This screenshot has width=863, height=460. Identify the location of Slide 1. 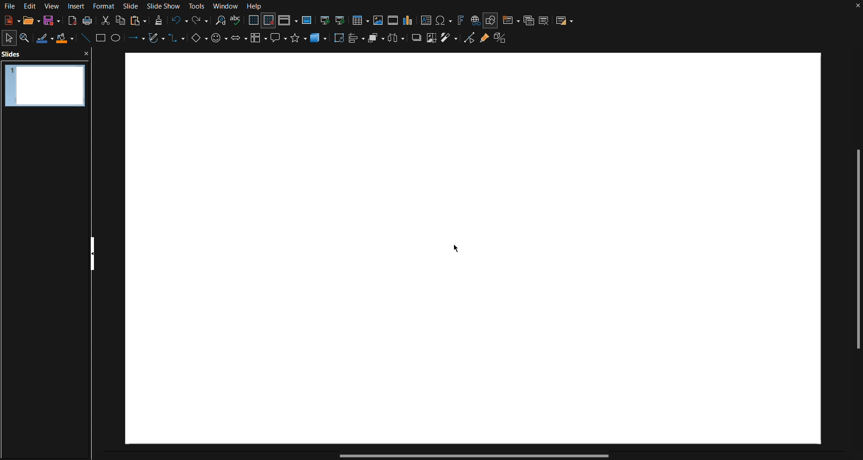
(44, 84).